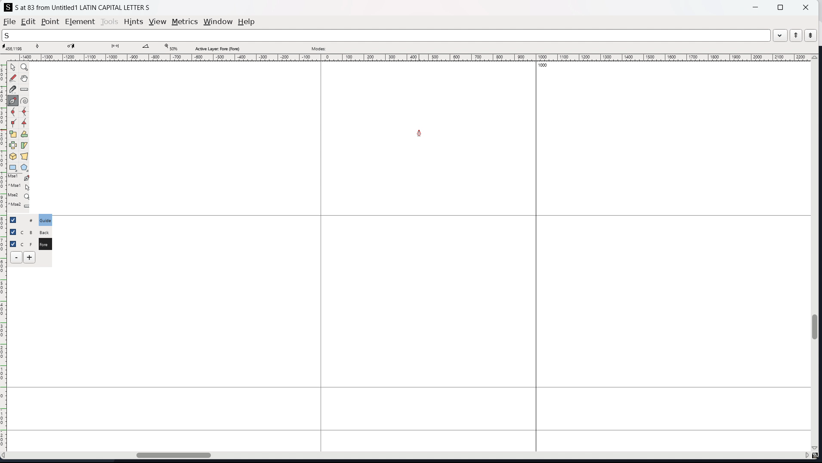  What do you see at coordinates (115, 47) in the screenshot?
I see `distance between points` at bounding box center [115, 47].